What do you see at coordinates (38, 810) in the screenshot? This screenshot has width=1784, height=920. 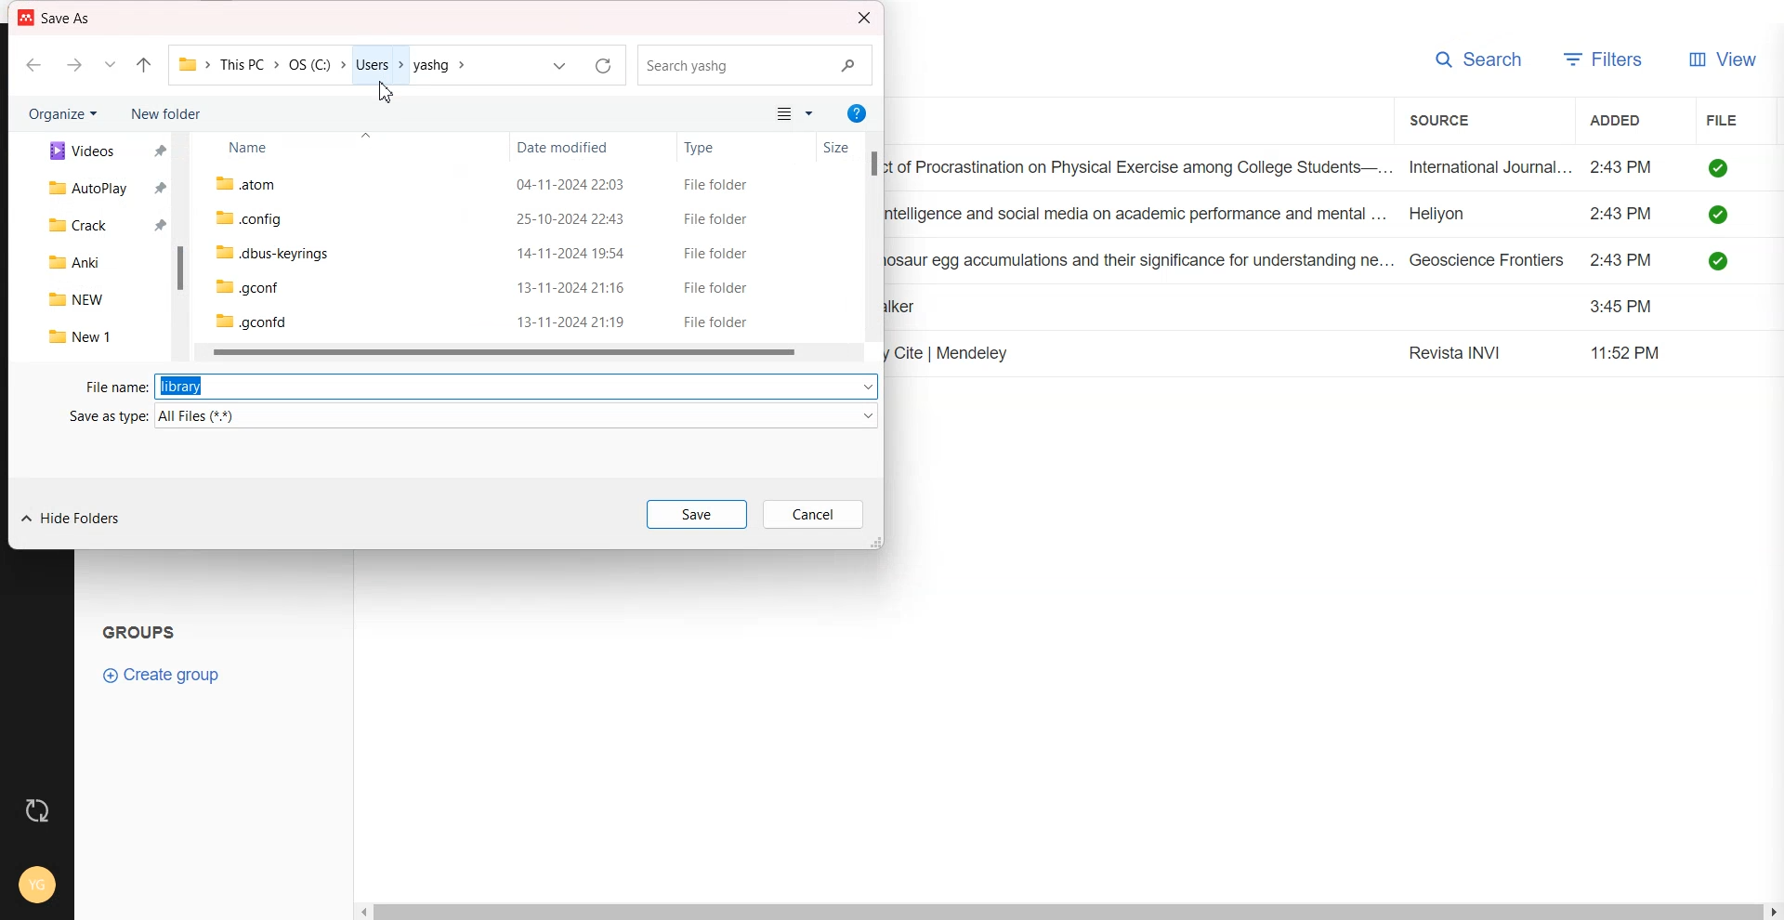 I see `Auto sync` at bounding box center [38, 810].